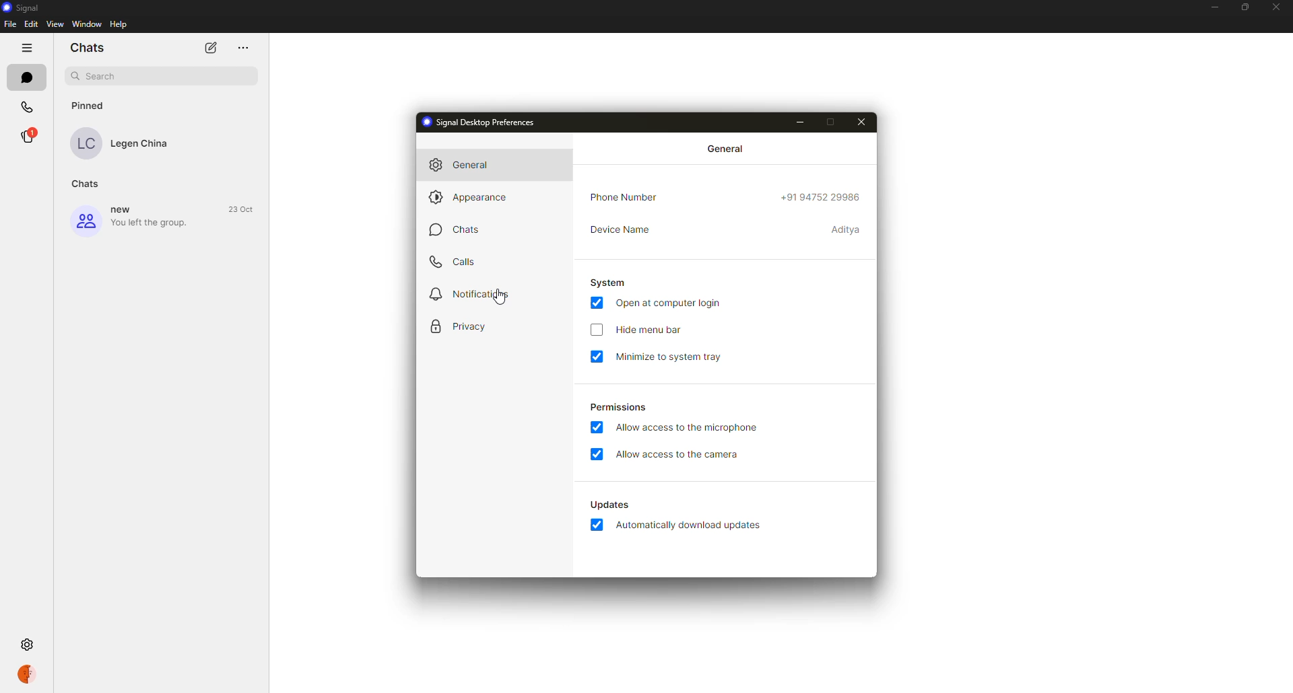 Image resolution: width=1293 pixels, height=693 pixels. What do you see at coordinates (455, 262) in the screenshot?
I see `calls` at bounding box center [455, 262].